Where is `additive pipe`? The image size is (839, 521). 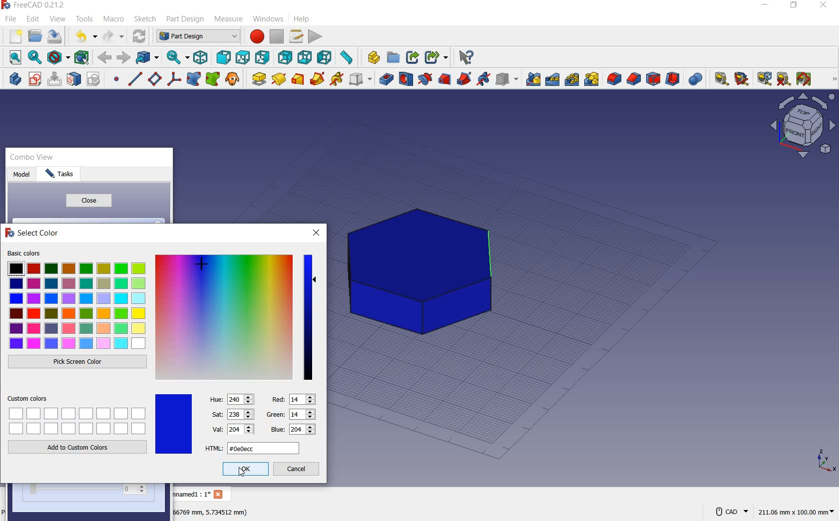
additive pipe is located at coordinates (318, 78).